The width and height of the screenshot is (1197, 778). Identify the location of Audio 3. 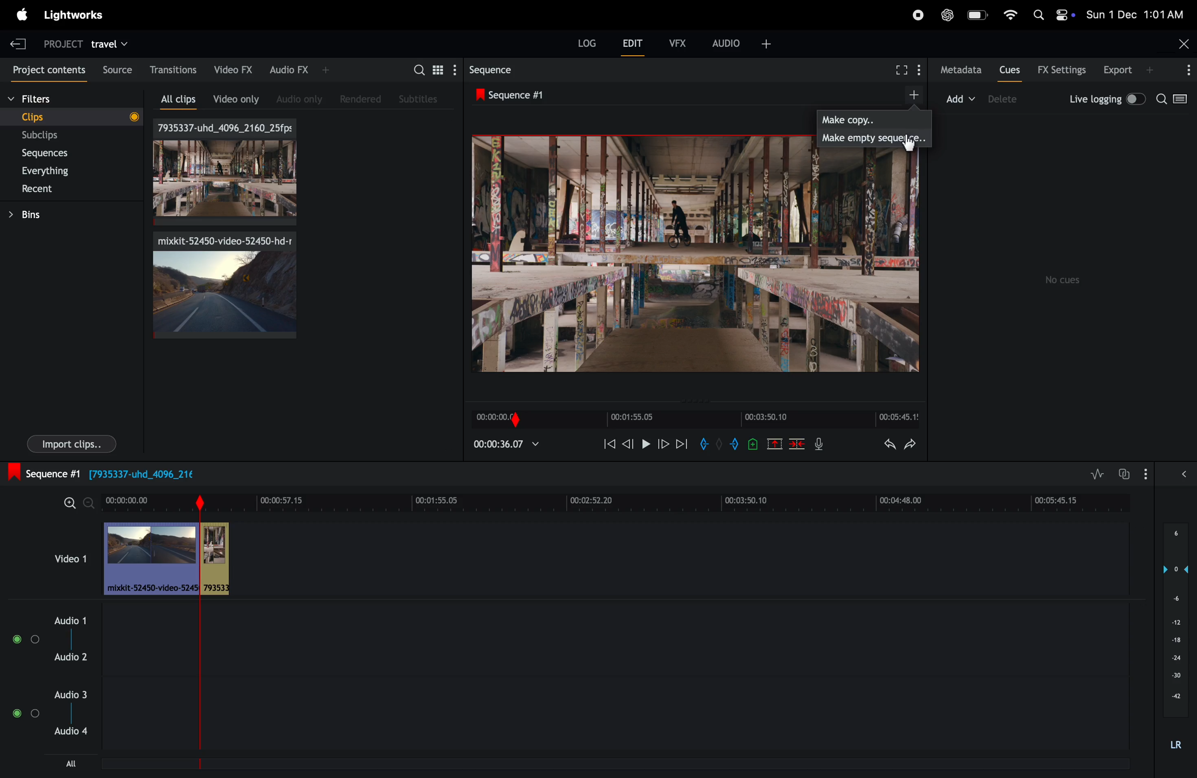
(74, 694).